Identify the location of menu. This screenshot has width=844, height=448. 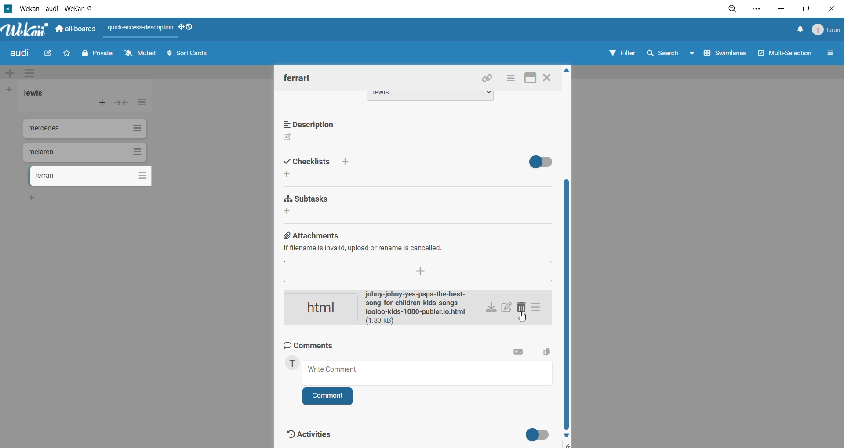
(826, 31).